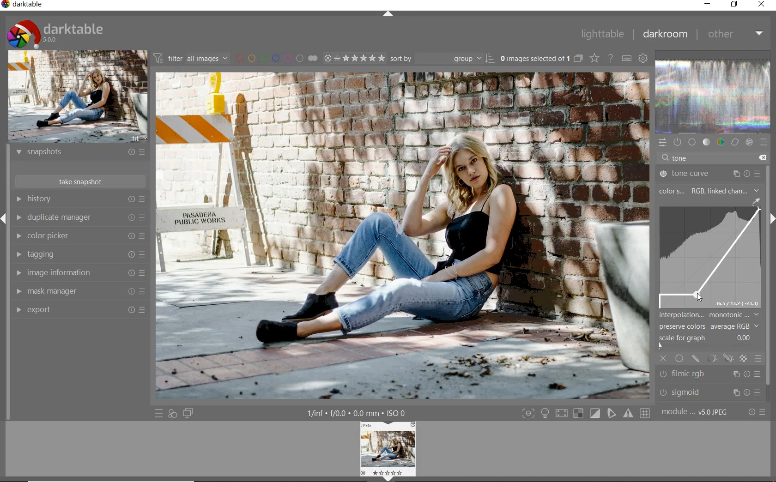  I want to click on cursor position, so click(698, 297).